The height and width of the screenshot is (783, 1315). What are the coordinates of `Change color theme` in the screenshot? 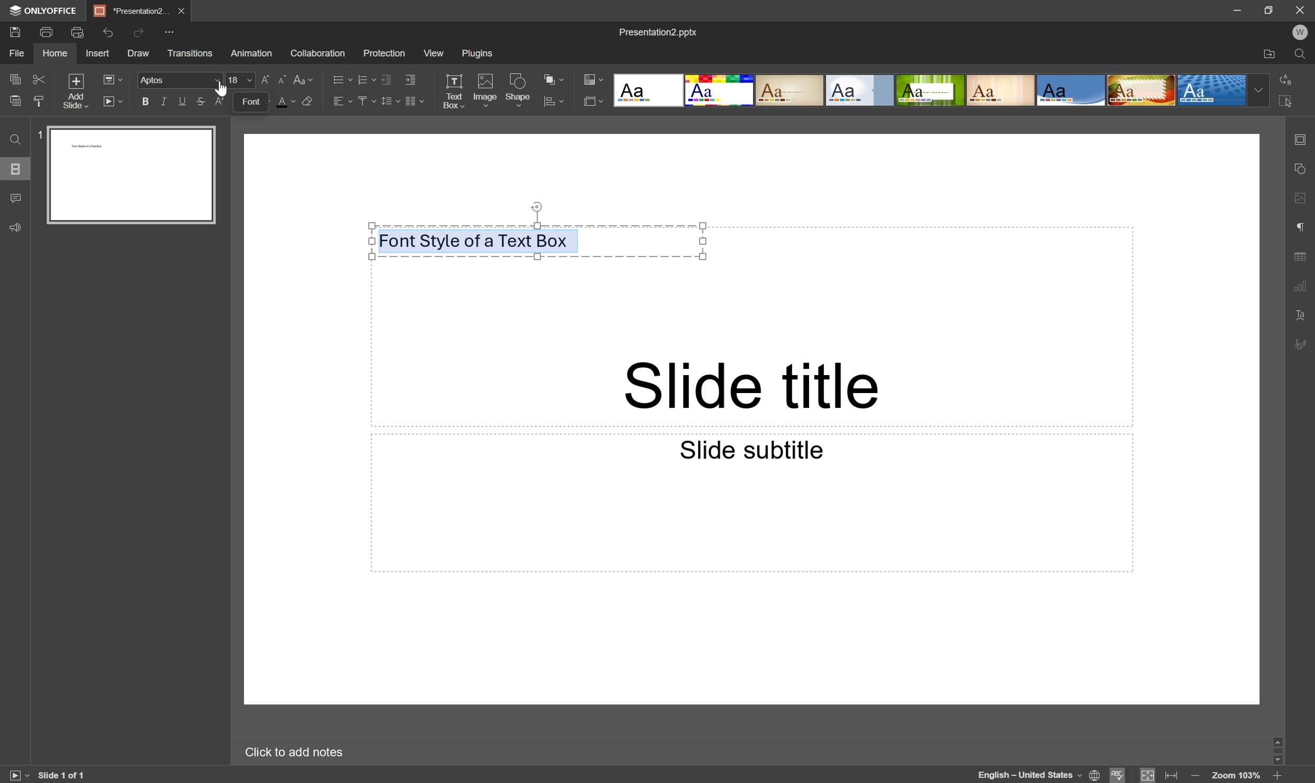 It's located at (594, 80).